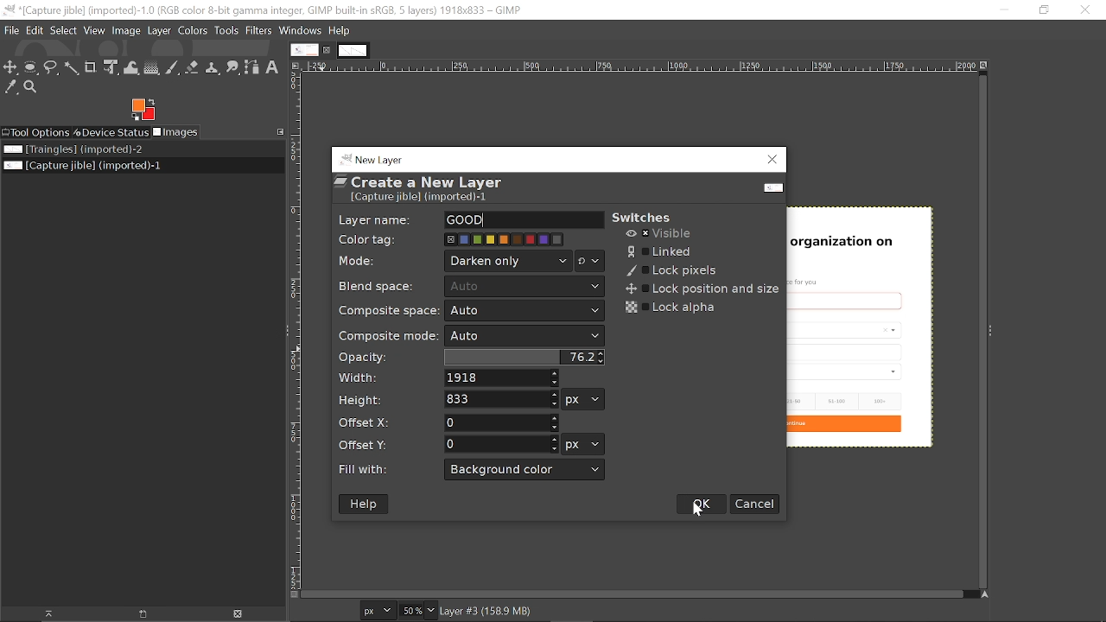  What do you see at coordinates (669, 308) in the screenshot?
I see `Lock alpha` at bounding box center [669, 308].